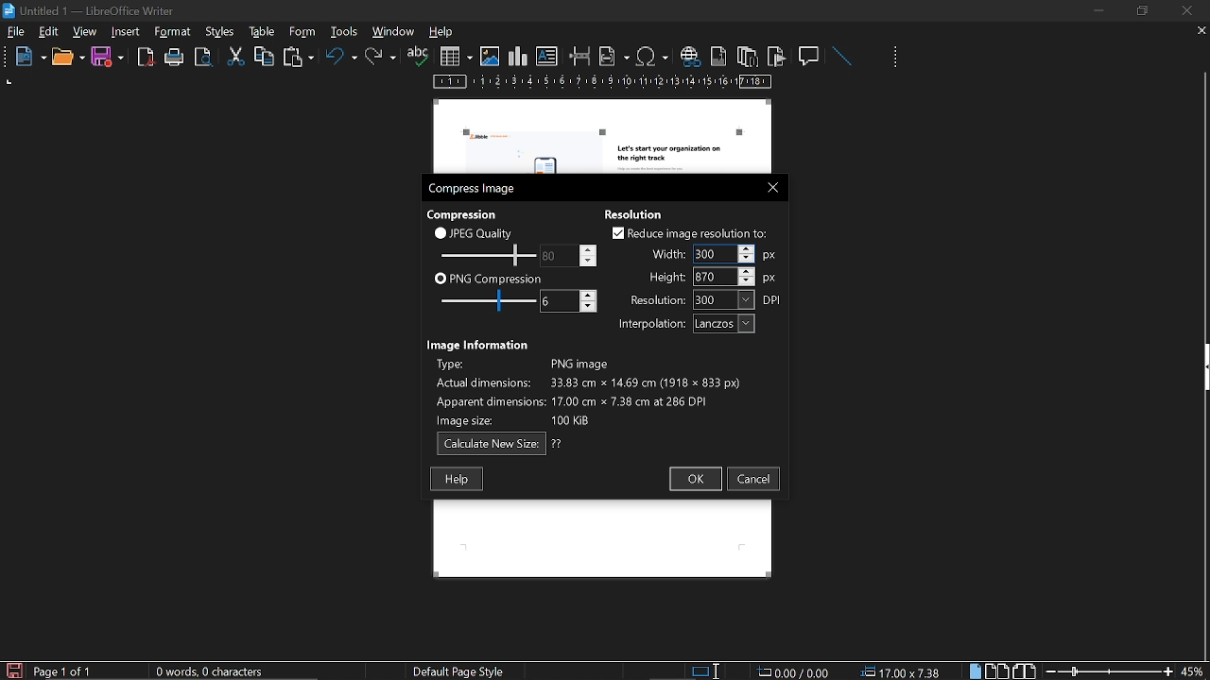 This screenshot has width=1210, height=680. I want to click on change zoom, so click(1109, 671).